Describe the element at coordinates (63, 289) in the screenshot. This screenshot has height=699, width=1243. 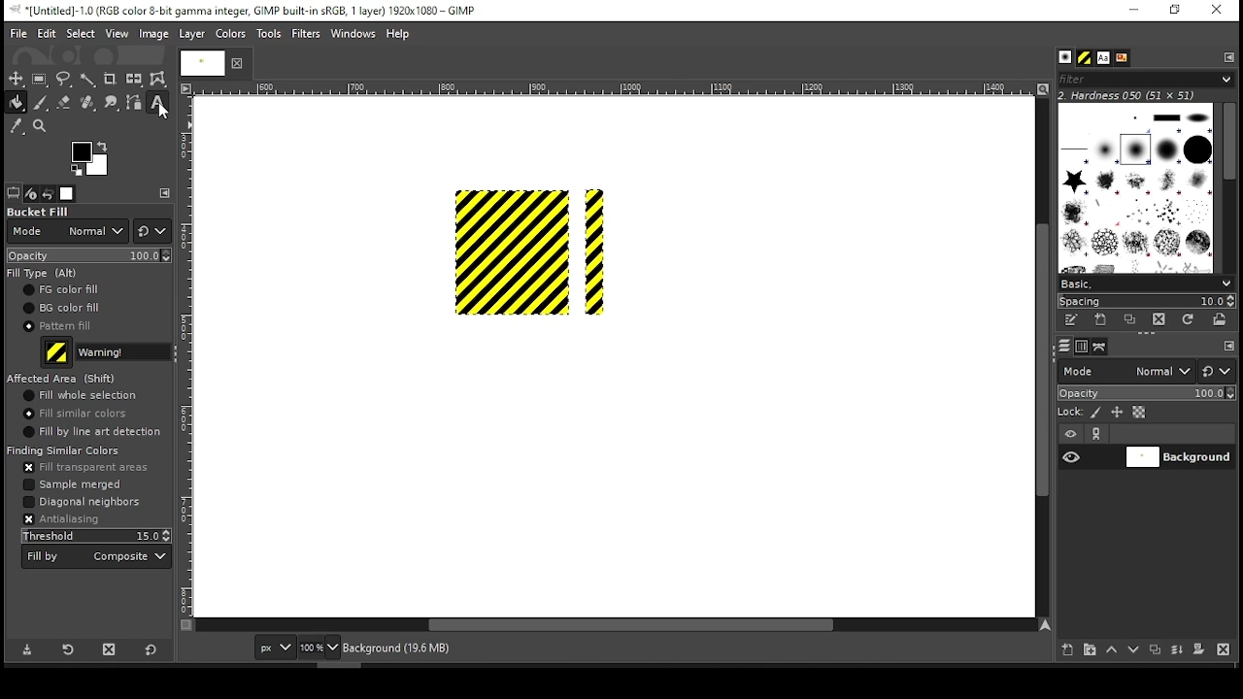
I see `foreground fill color` at that location.